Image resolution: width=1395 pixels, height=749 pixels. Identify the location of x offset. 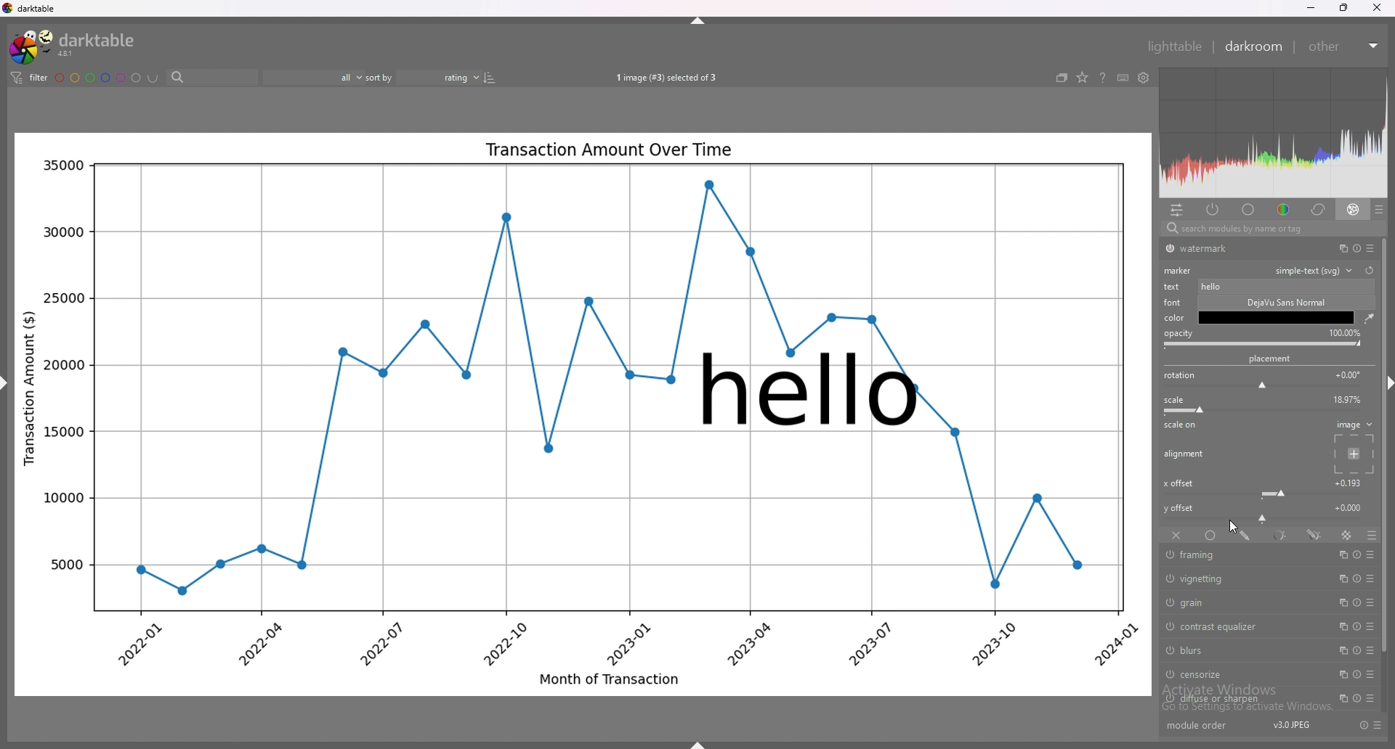
(1350, 482).